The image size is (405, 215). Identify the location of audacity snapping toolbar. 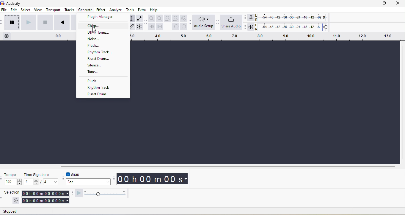
(63, 178).